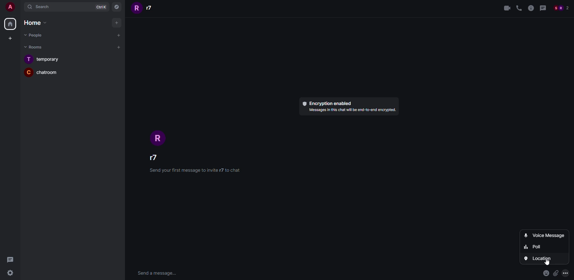 The image size is (574, 280). I want to click on poll, so click(532, 247).